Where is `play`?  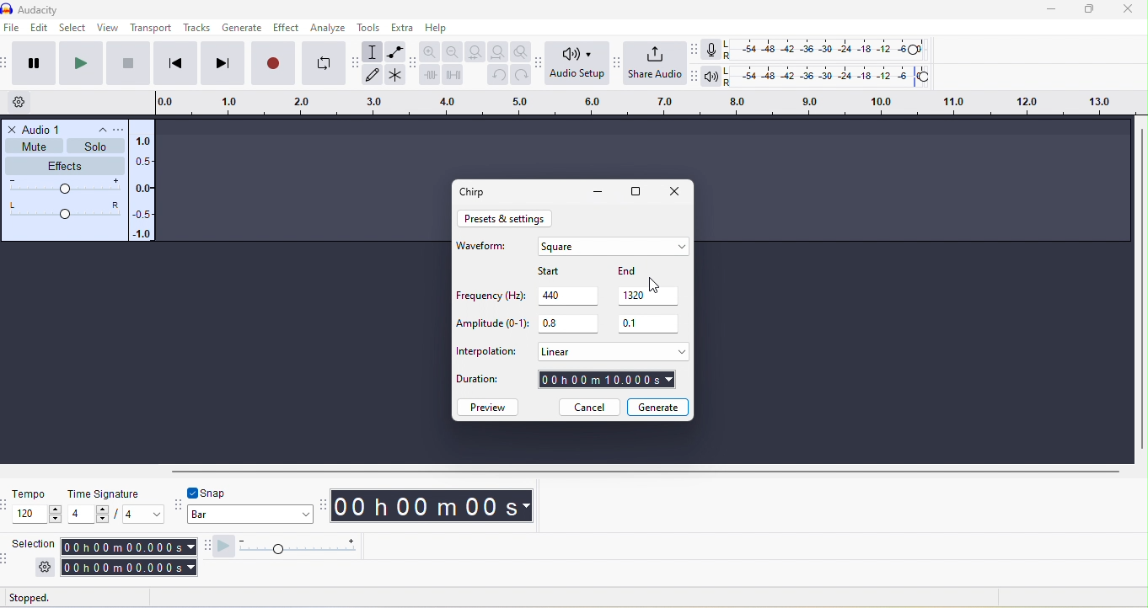
play is located at coordinates (83, 64).